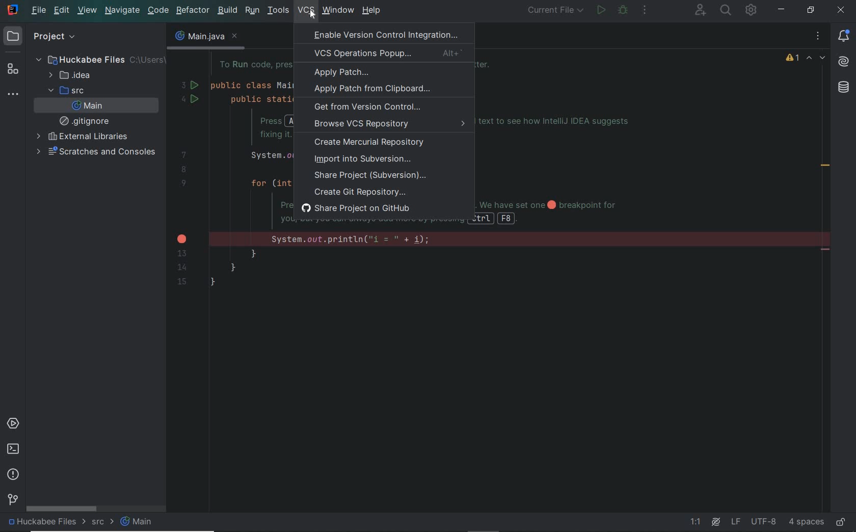 This screenshot has height=532, width=856. I want to click on ai assistant, so click(715, 521).